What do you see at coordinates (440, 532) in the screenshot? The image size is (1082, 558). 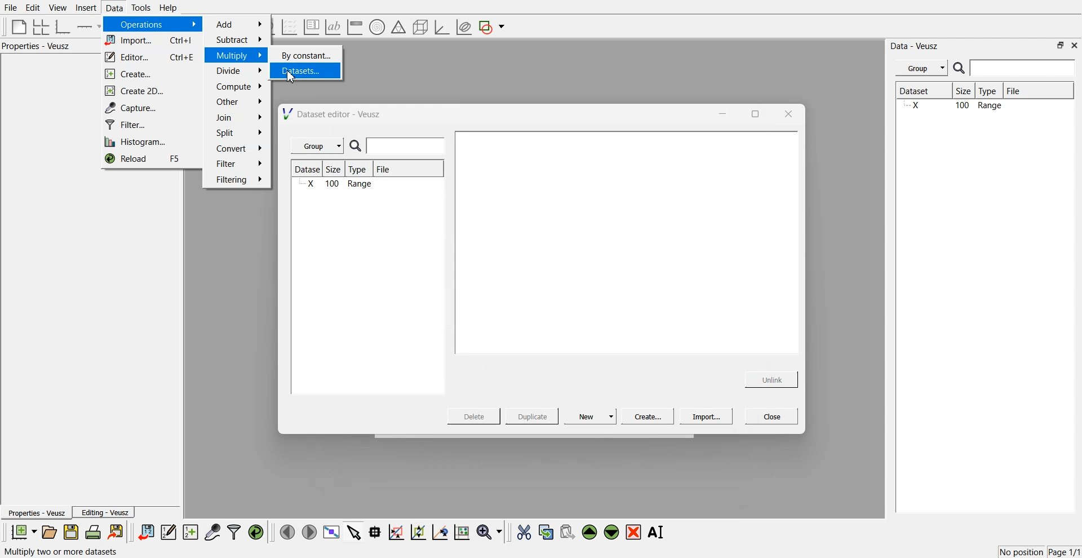 I see `recenter the graph axes` at bounding box center [440, 532].